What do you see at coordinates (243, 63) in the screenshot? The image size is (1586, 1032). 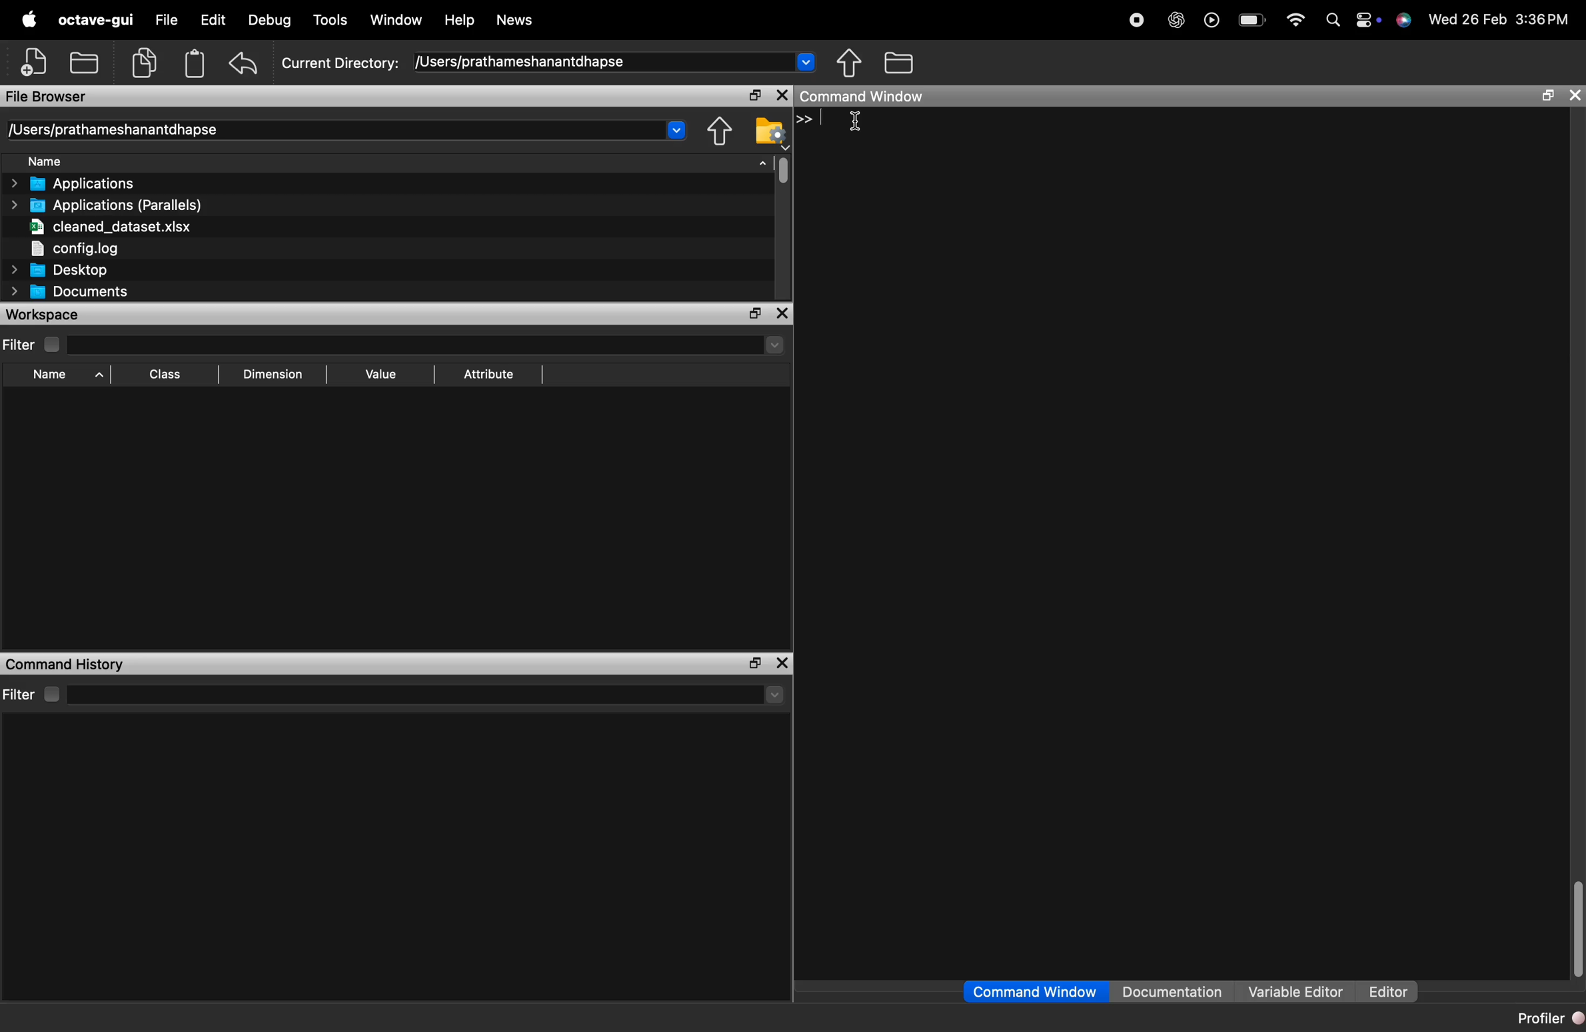 I see `undo` at bounding box center [243, 63].